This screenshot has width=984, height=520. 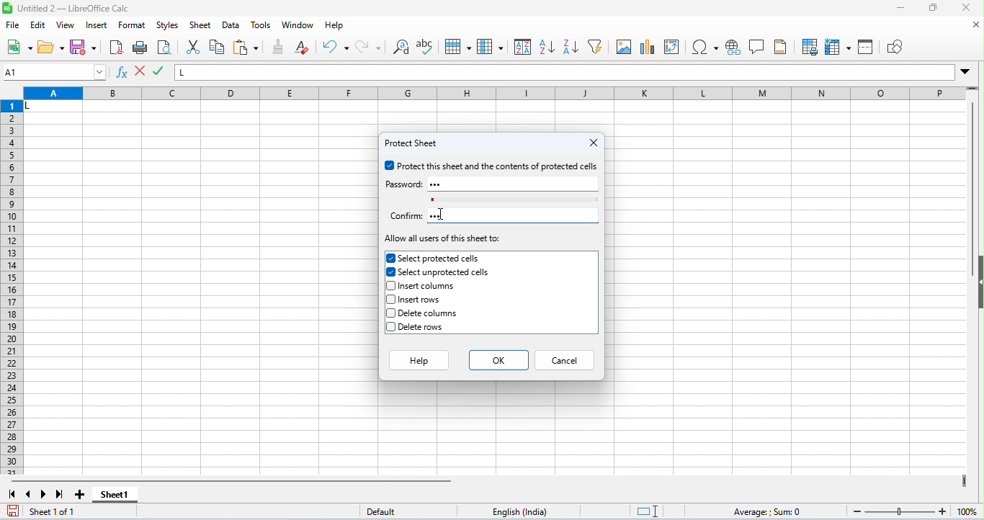 What do you see at coordinates (900, 9) in the screenshot?
I see `minimize` at bounding box center [900, 9].